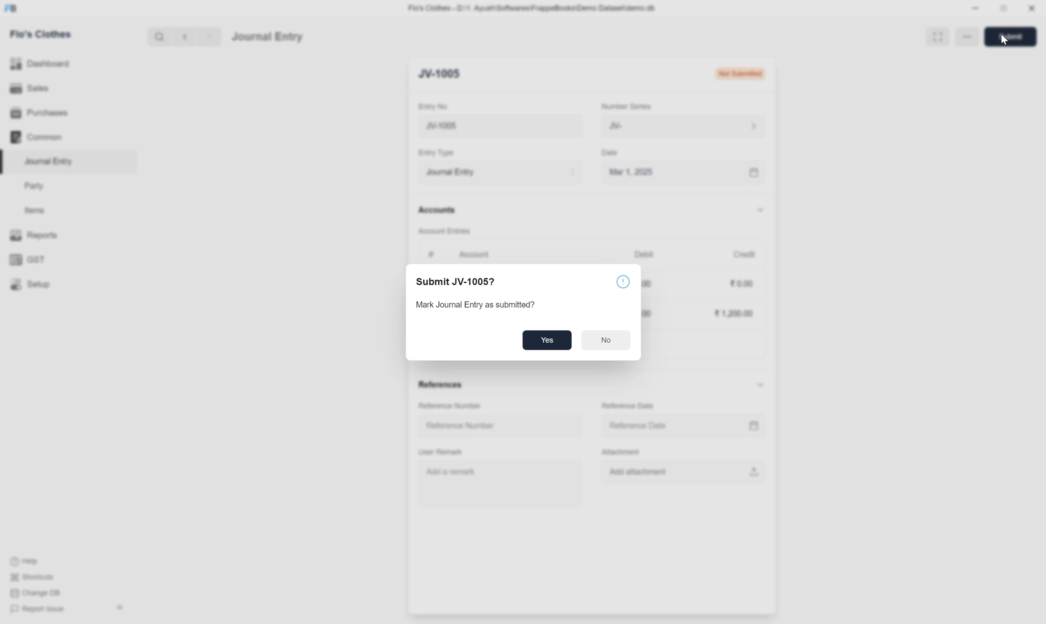  What do you see at coordinates (969, 37) in the screenshot?
I see `options` at bounding box center [969, 37].